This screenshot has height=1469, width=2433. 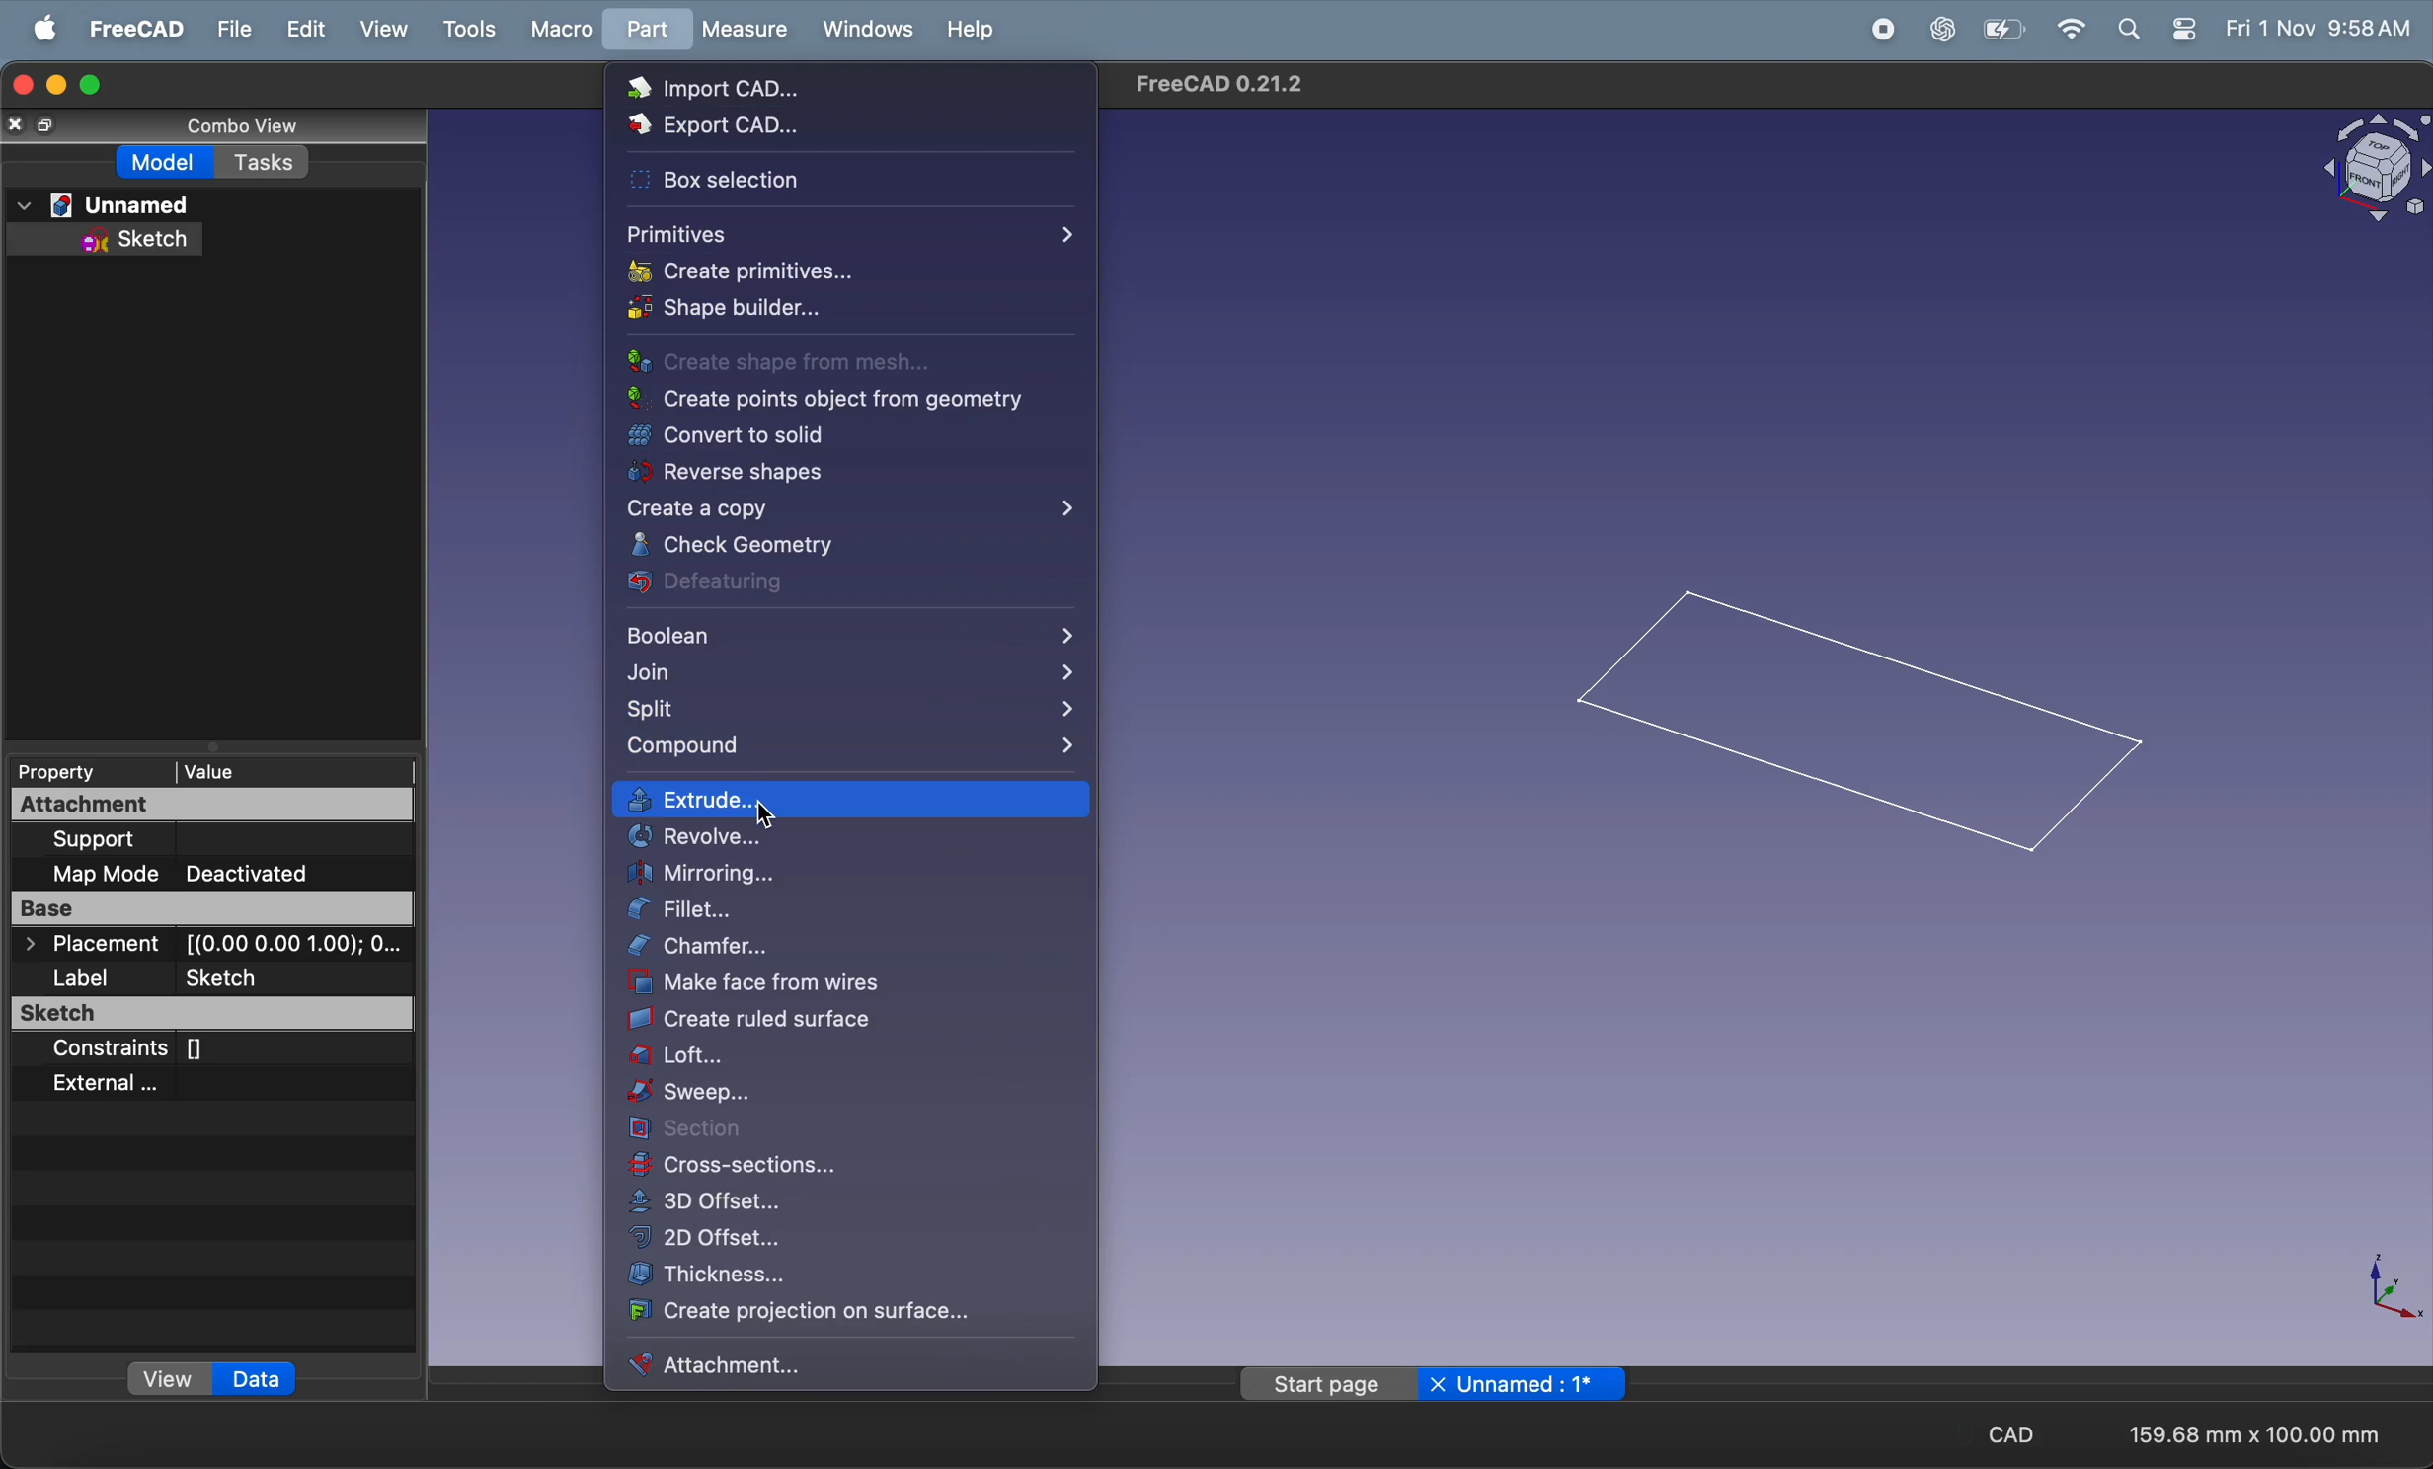 I want to click on minimize, so click(x=53, y=84).